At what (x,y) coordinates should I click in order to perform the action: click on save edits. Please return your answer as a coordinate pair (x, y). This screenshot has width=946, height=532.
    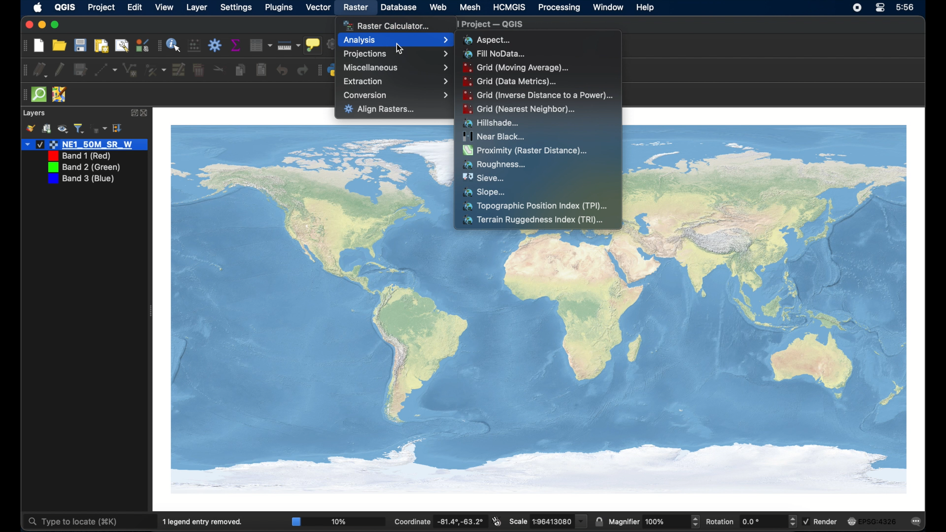
    Looking at the image, I should click on (81, 70).